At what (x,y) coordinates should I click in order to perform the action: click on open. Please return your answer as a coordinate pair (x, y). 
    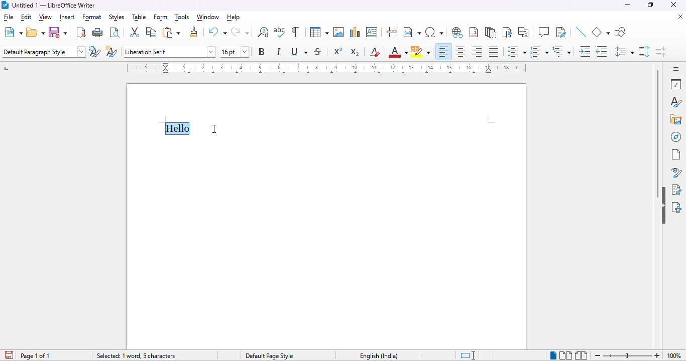
    Looking at the image, I should click on (35, 33).